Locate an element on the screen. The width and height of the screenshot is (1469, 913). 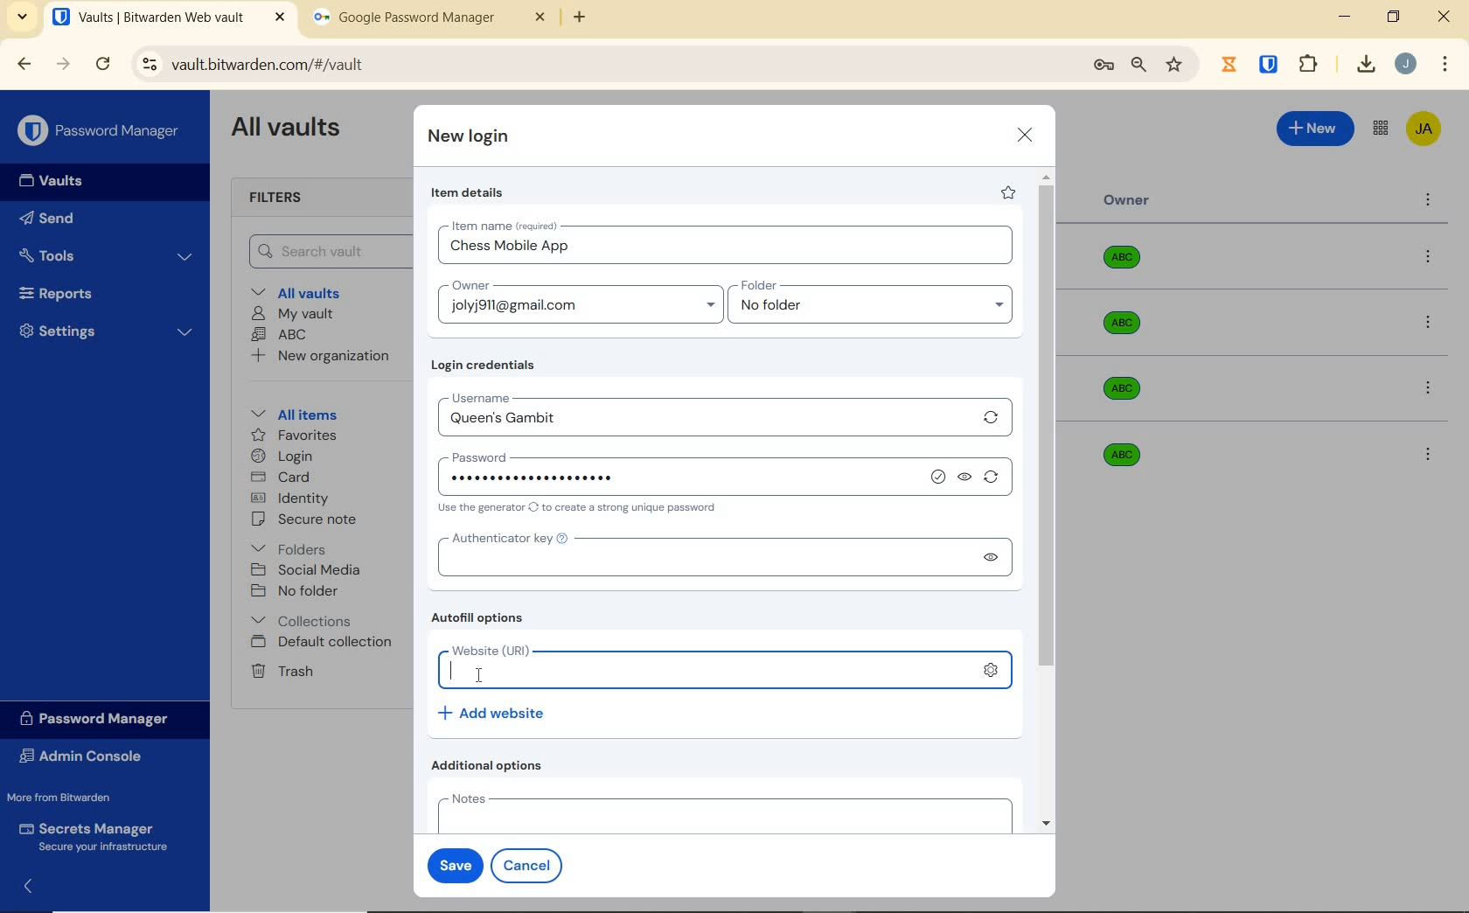
New login is located at coordinates (470, 138).